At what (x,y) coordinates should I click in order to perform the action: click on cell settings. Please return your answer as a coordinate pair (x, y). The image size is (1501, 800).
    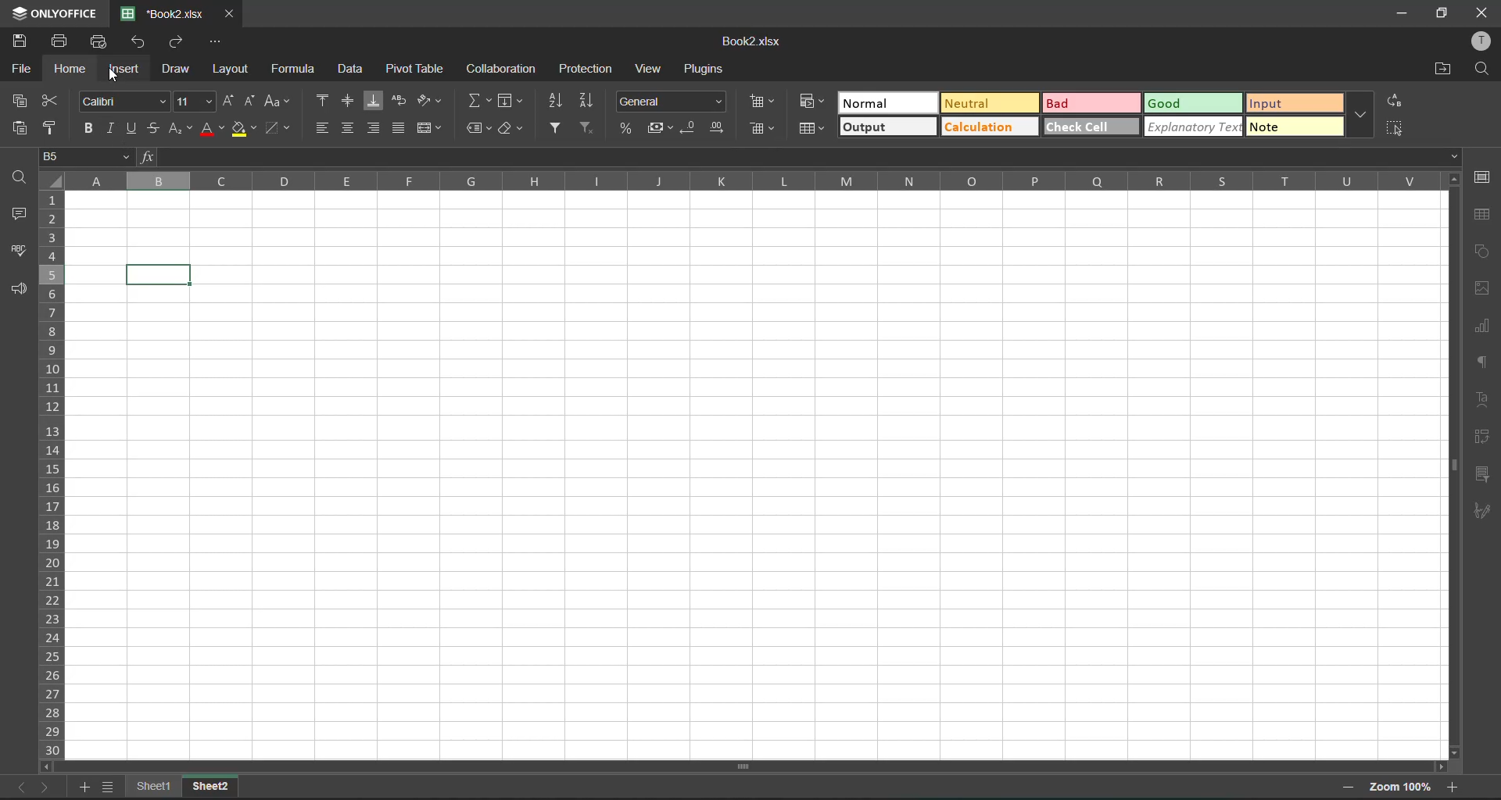
    Looking at the image, I should click on (1484, 177).